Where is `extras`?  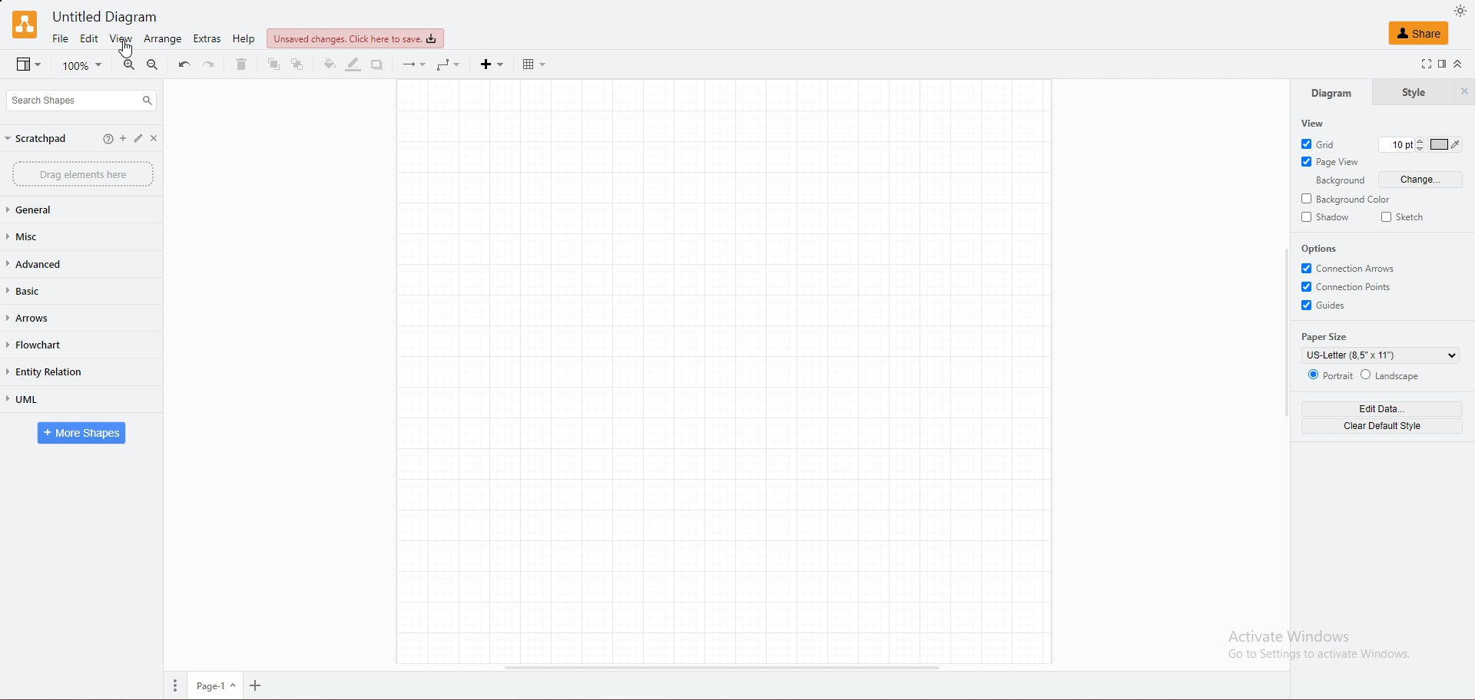
extras is located at coordinates (207, 39).